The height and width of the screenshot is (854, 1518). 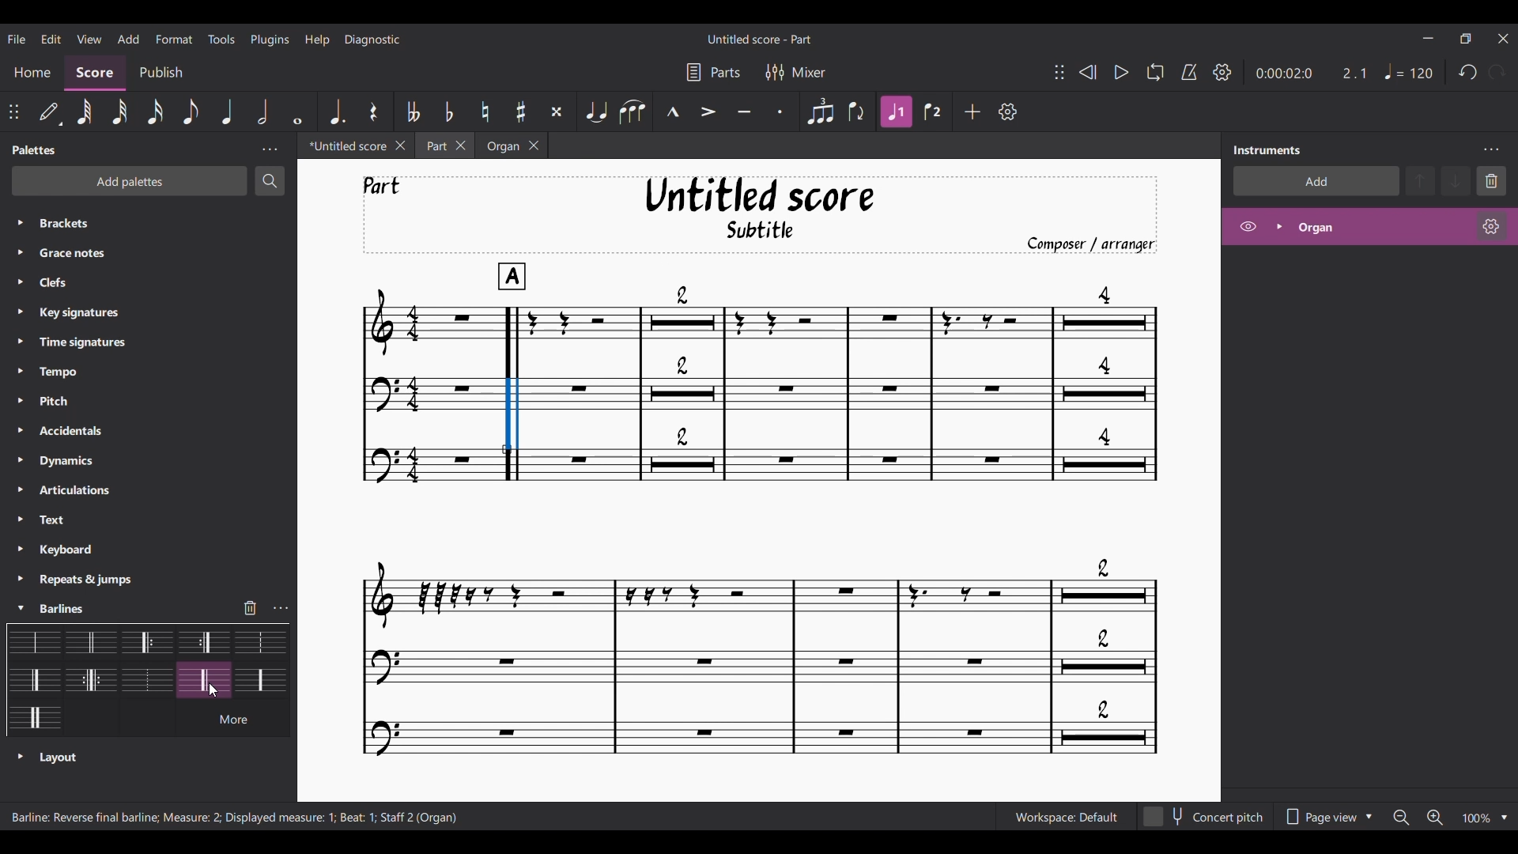 I want to click on Zoom in, so click(x=1434, y=818).